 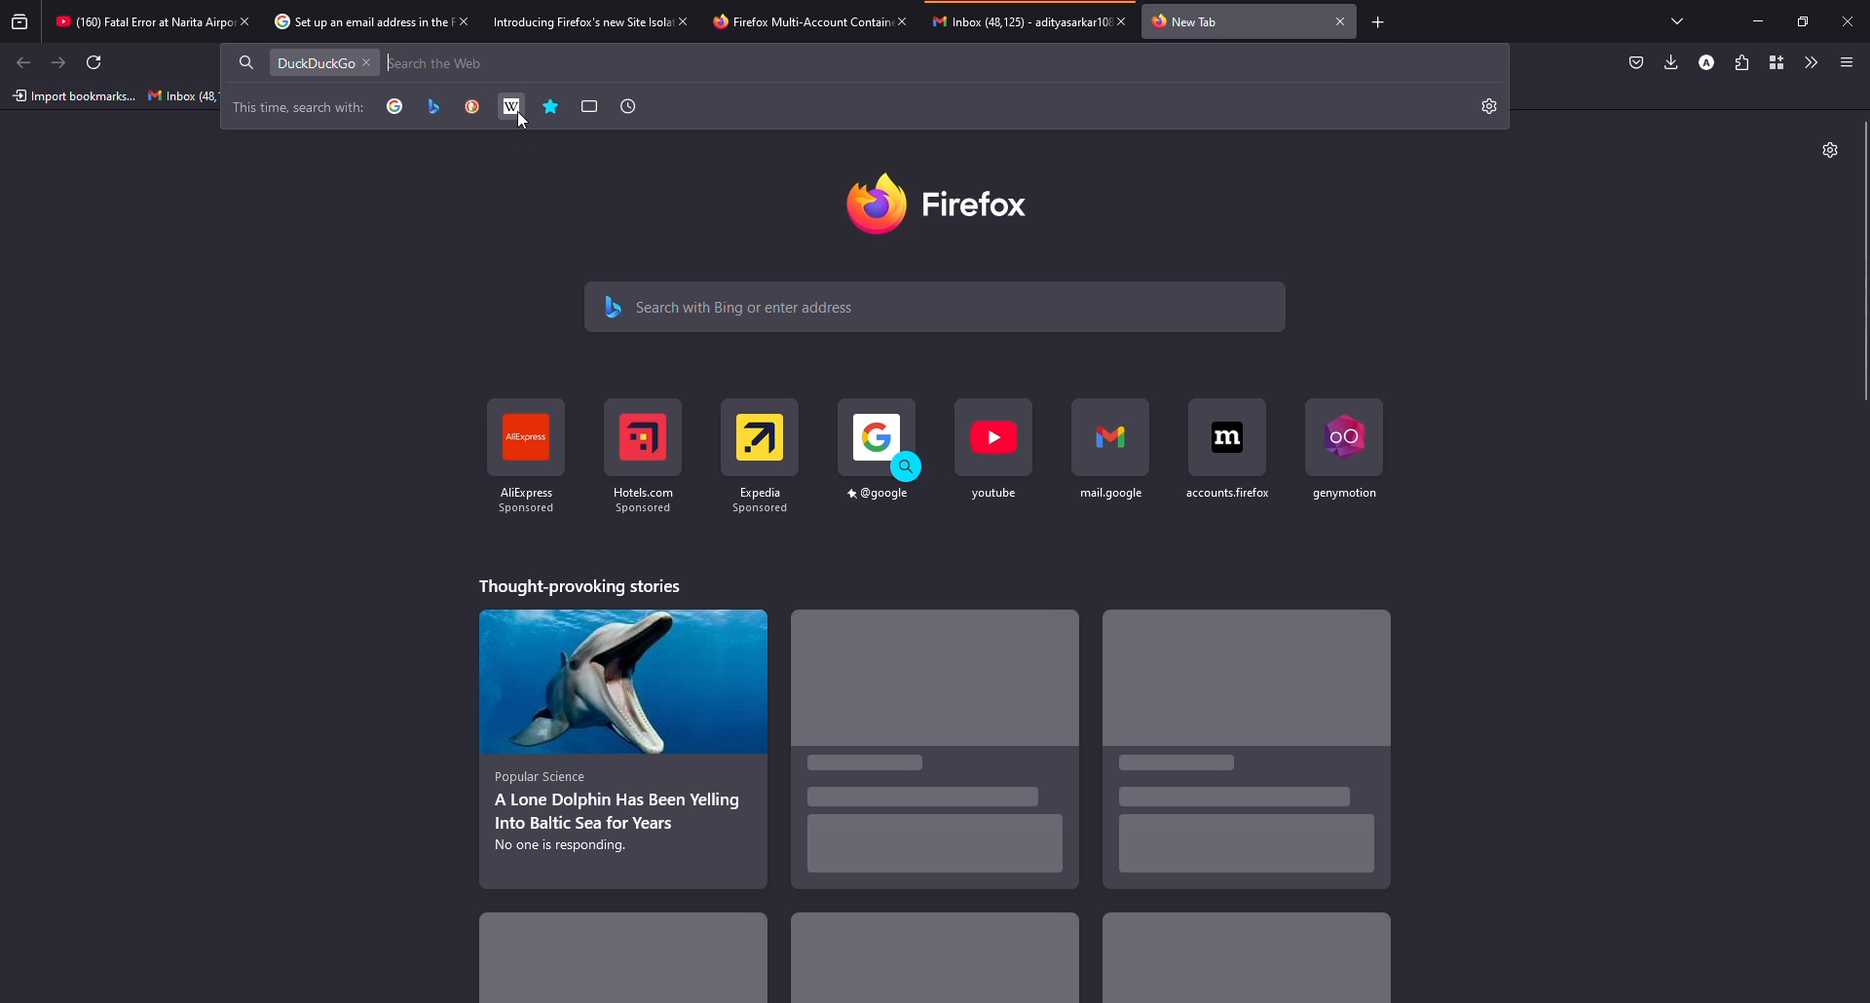 I want to click on stories, so click(x=620, y=747).